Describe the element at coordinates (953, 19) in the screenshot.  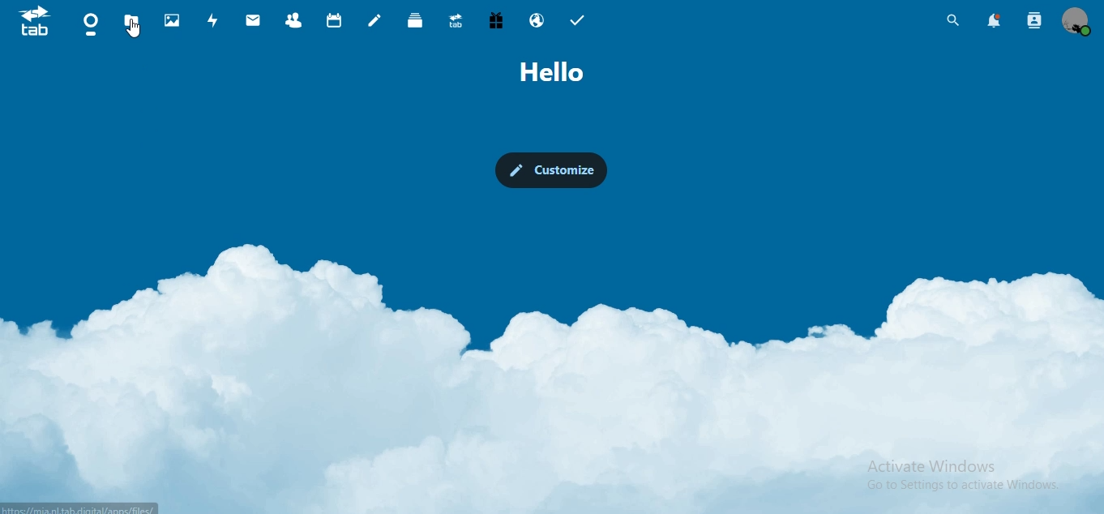
I see `search` at that location.